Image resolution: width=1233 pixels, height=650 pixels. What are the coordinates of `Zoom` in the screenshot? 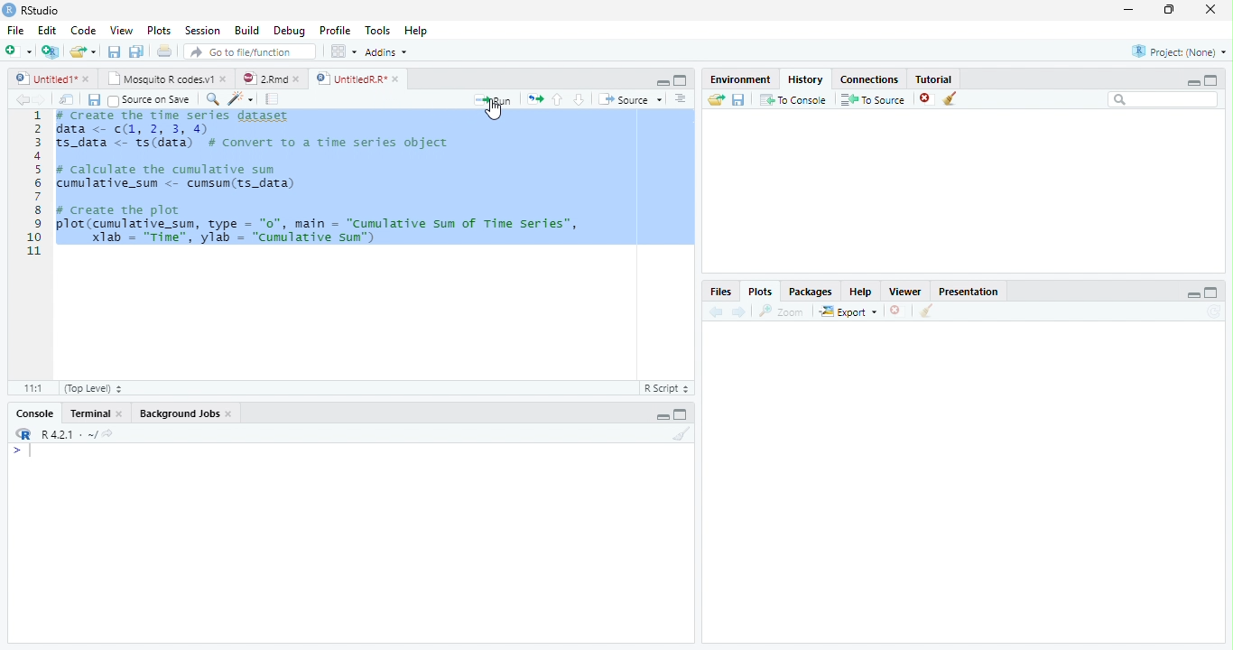 It's located at (214, 101).